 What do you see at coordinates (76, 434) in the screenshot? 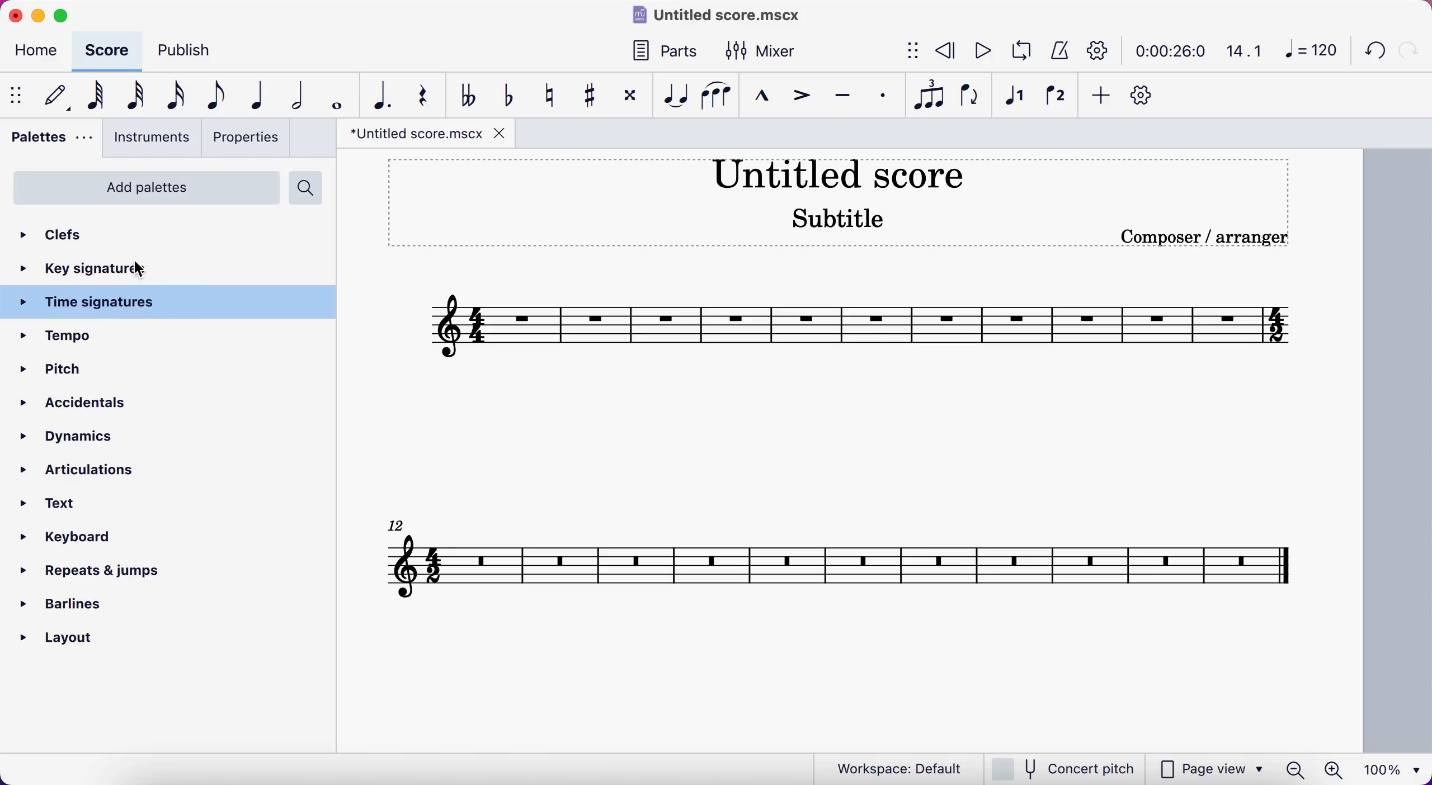
I see `dynamics` at bounding box center [76, 434].